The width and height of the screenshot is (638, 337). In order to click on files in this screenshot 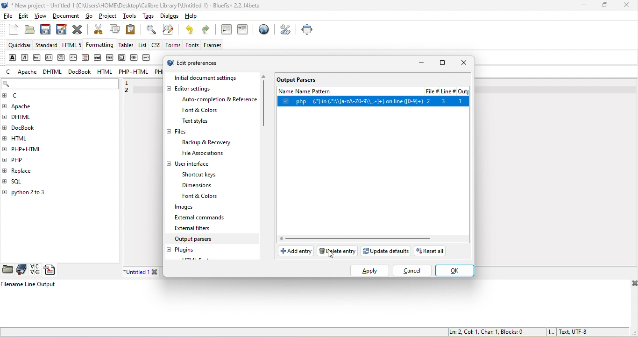, I will do `click(177, 133)`.